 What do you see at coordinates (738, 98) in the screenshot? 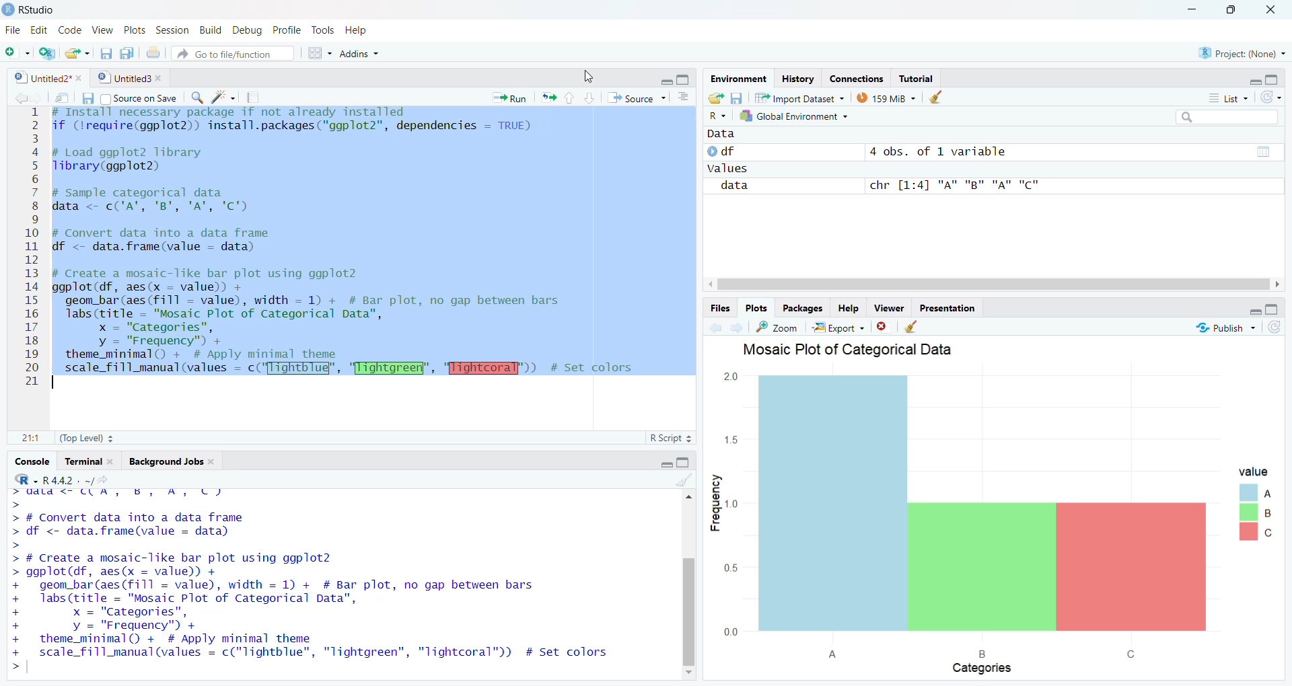
I see `Save` at bounding box center [738, 98].